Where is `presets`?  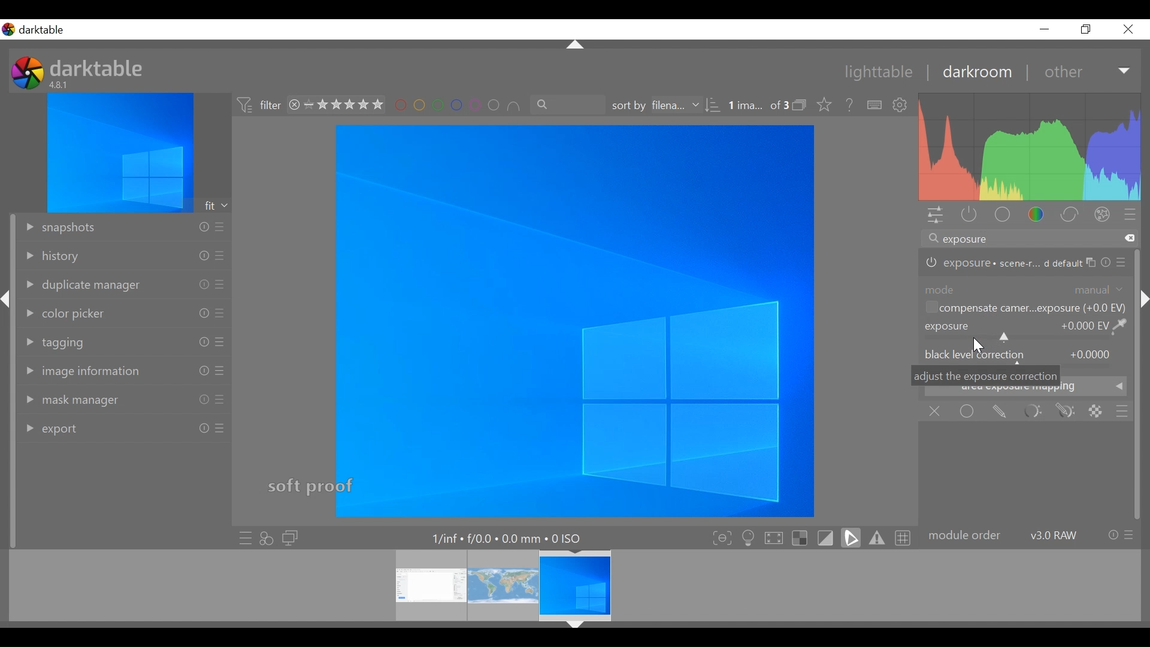
presets is located at coordinates (1123, 262).